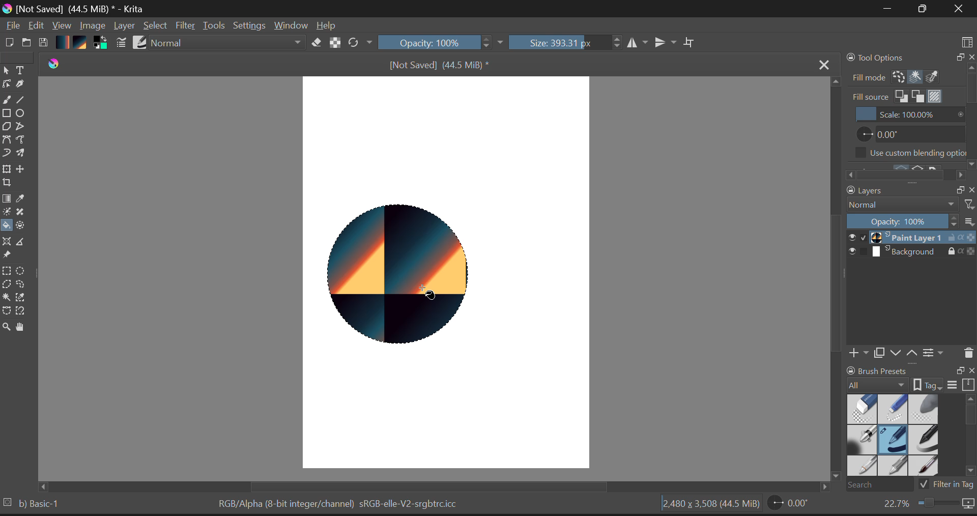 This screenshot has height=516, width=977. What do you see at coordinates (360, 43) in the screenshot?
I see `Refresh` at bounding box center [360, 43].